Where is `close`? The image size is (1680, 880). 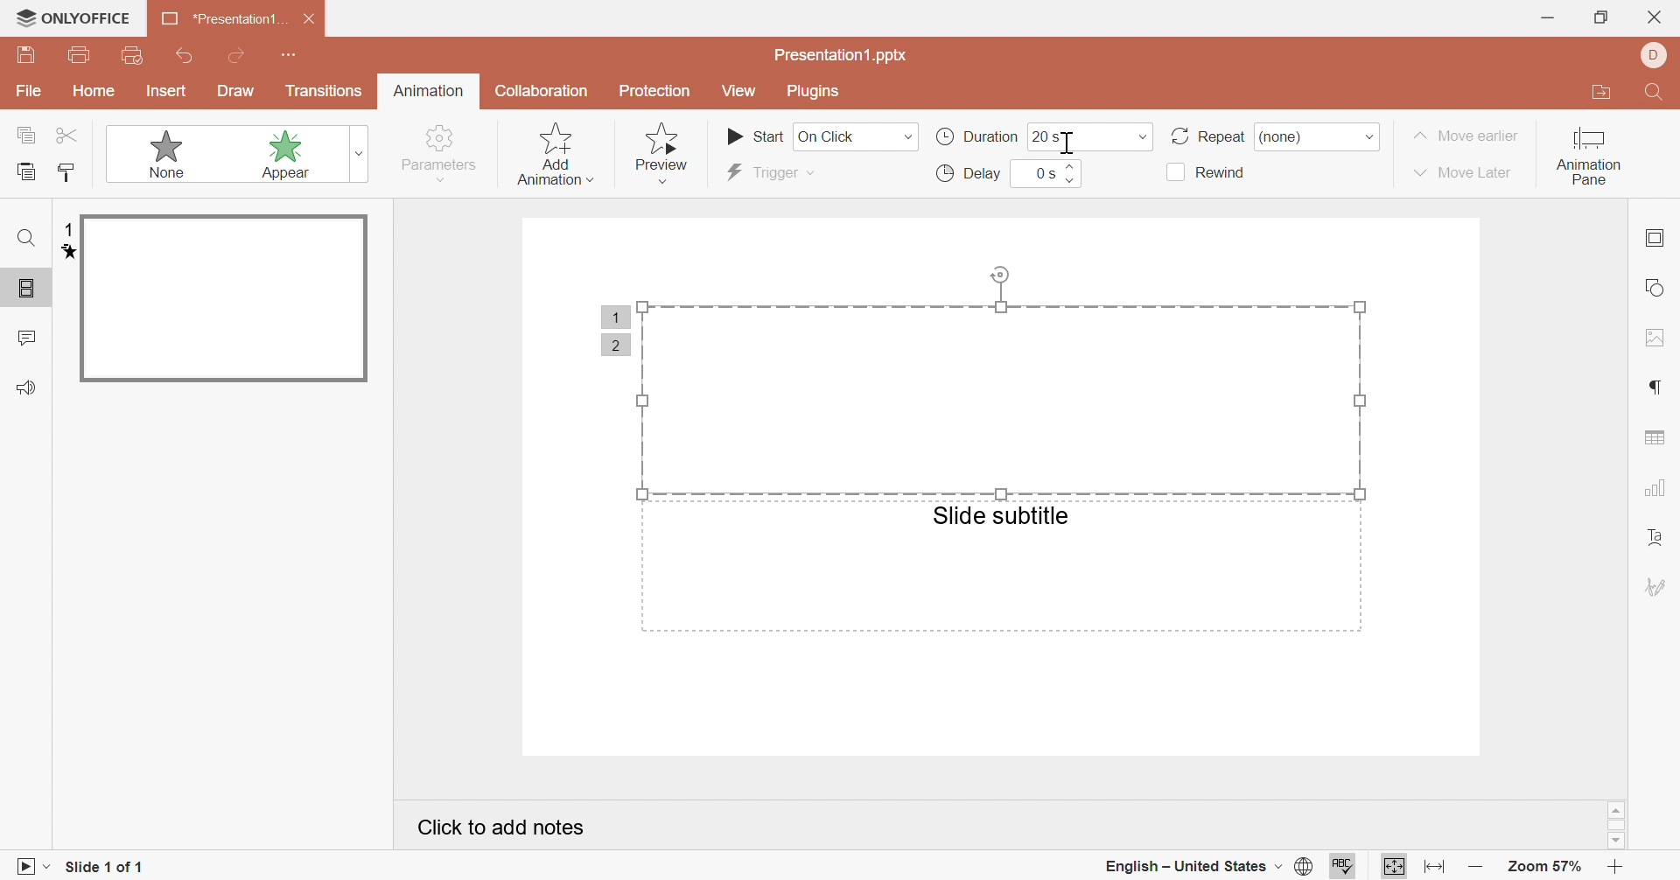
close is located at coordinates (311, 17).